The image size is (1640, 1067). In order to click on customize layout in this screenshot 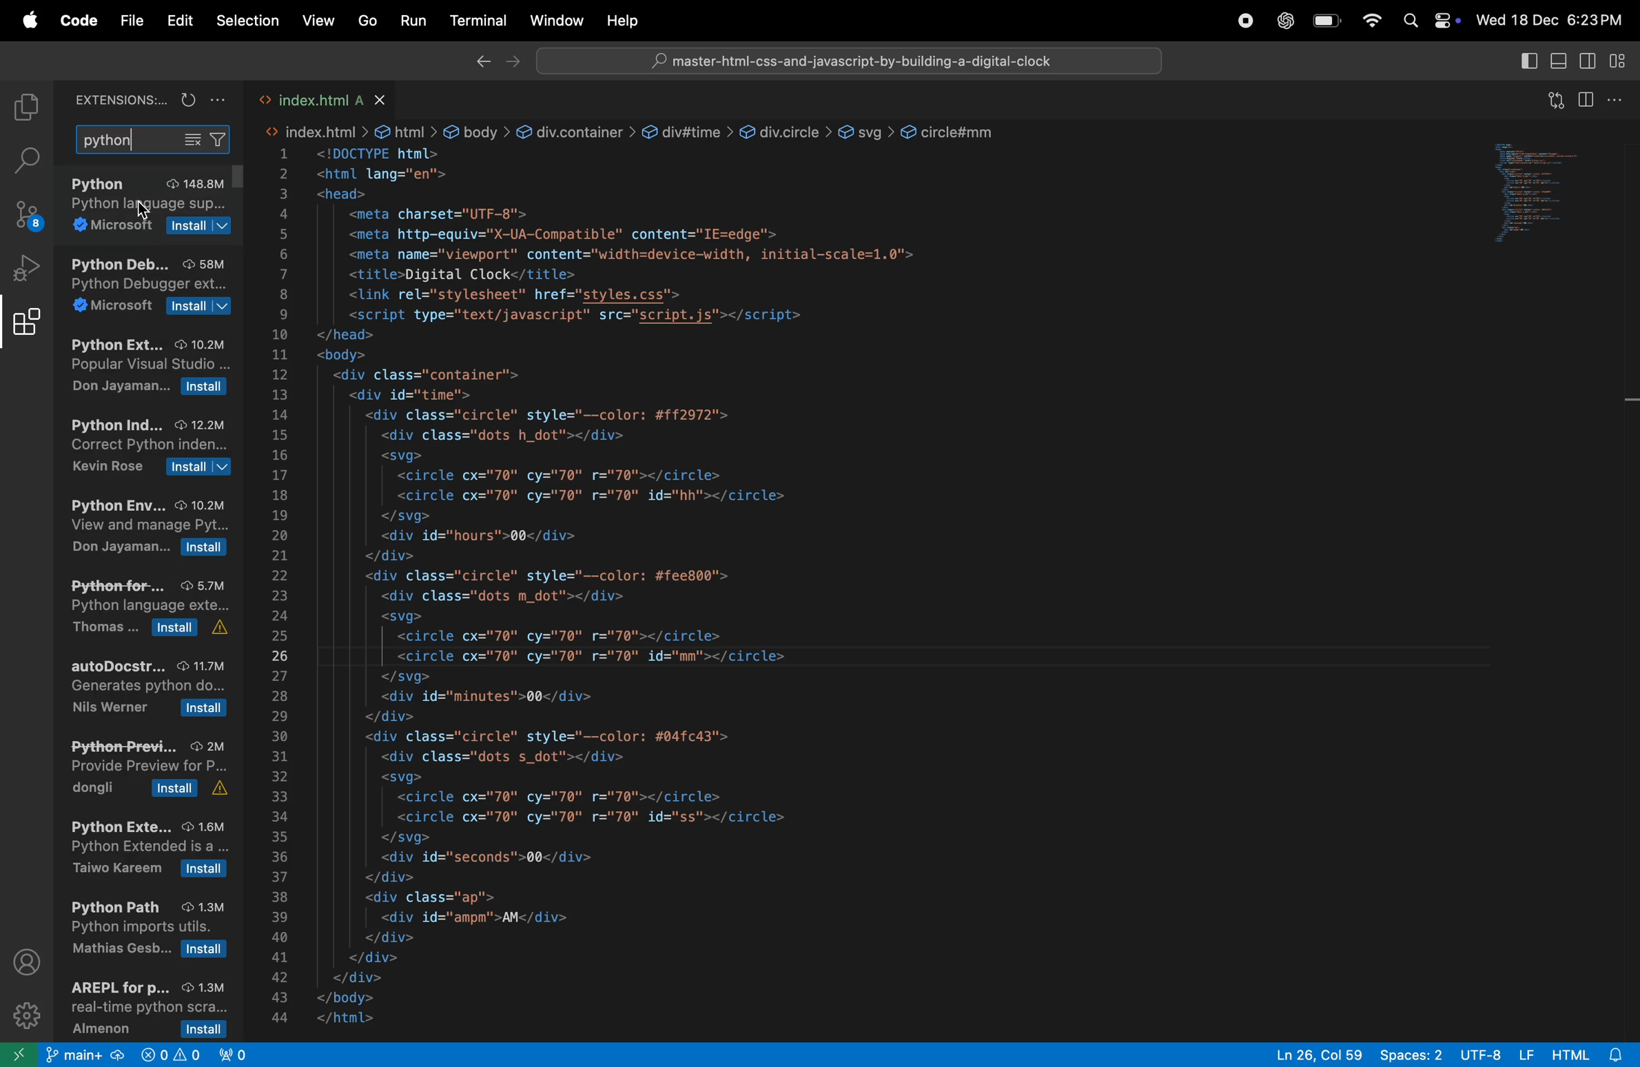, I will do `click(1623, 63)`.